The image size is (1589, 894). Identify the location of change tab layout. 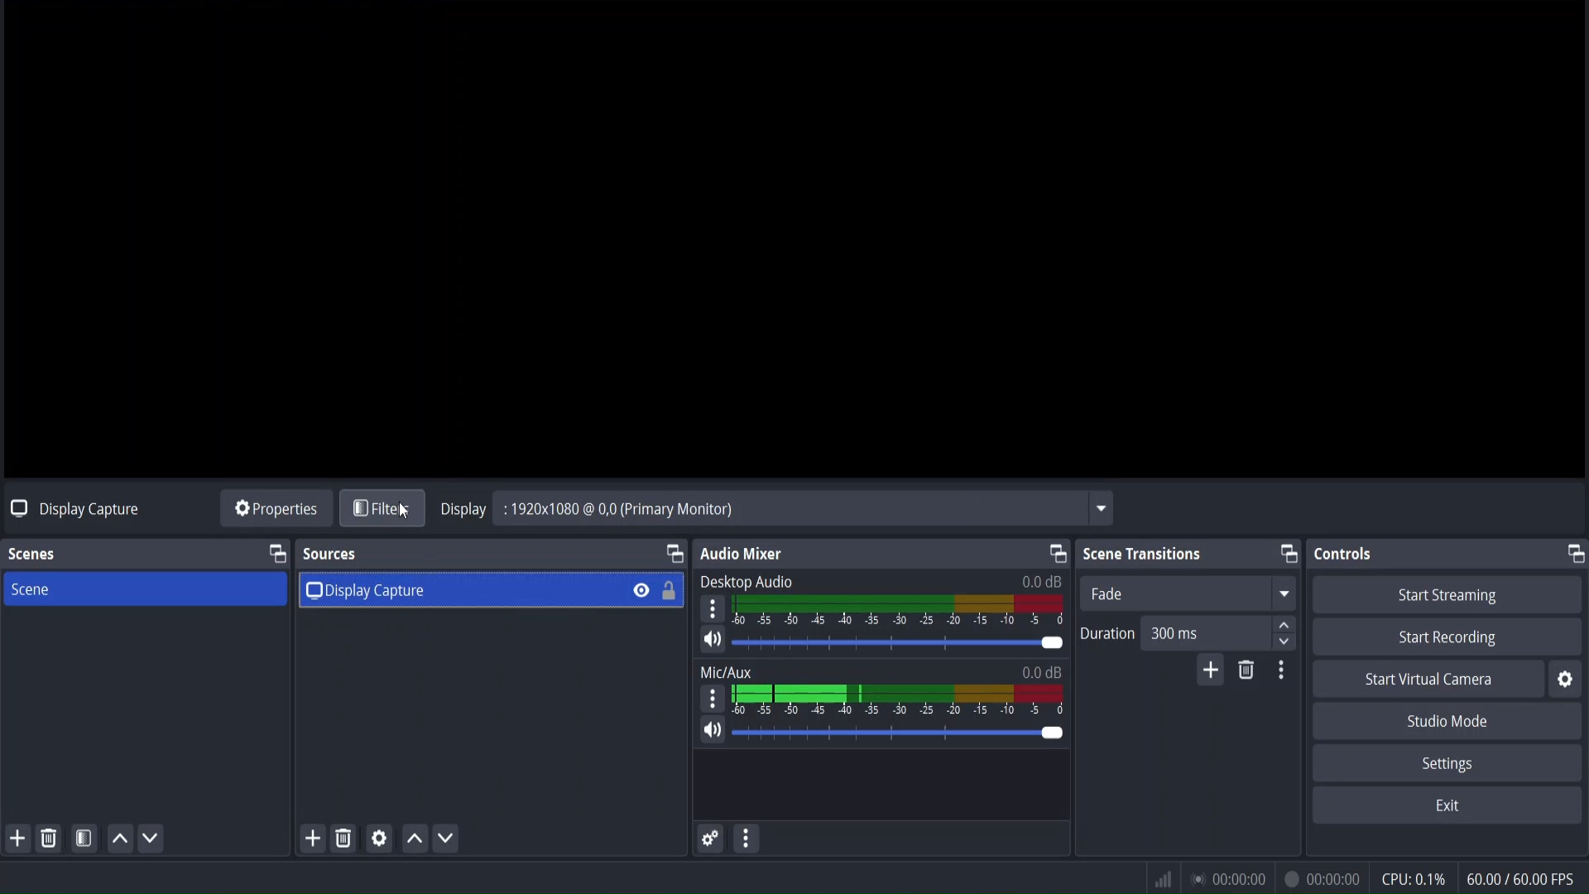
(276, 555).